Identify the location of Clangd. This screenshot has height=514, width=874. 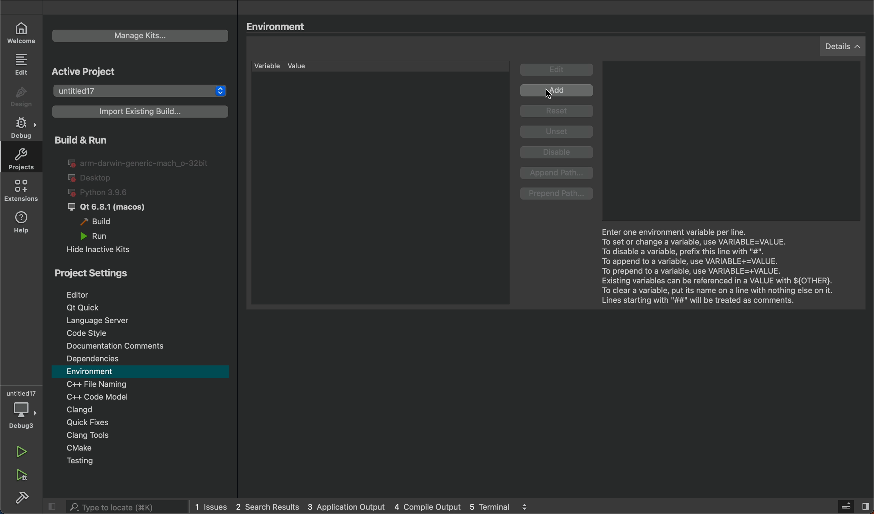
(138, 410).